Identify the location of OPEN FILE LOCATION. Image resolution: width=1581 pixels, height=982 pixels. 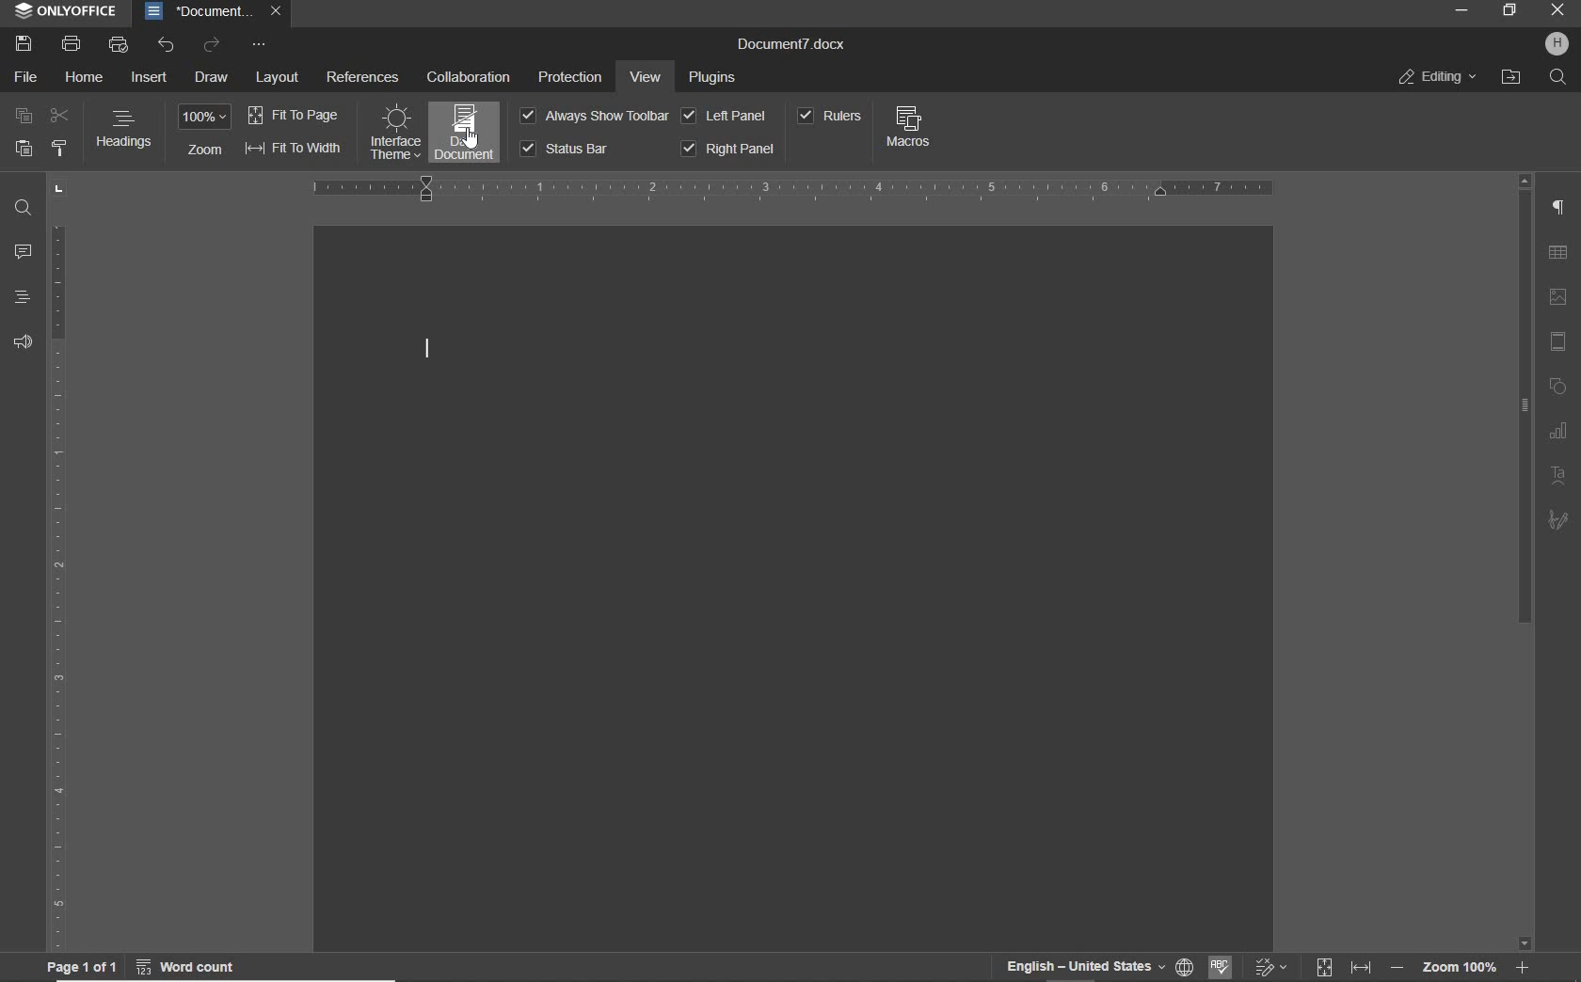
(1513, 79).